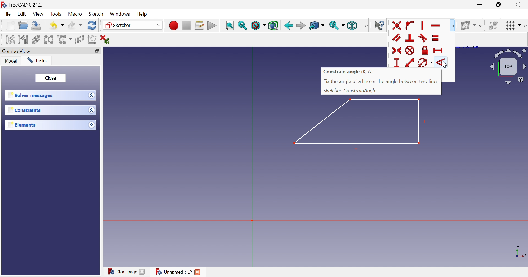 The image size is (528, 277). What do you see at coordinates (396, 63) in the screenshot?
I see `Constraint Vertical distance` at bounding box center [396, 63].